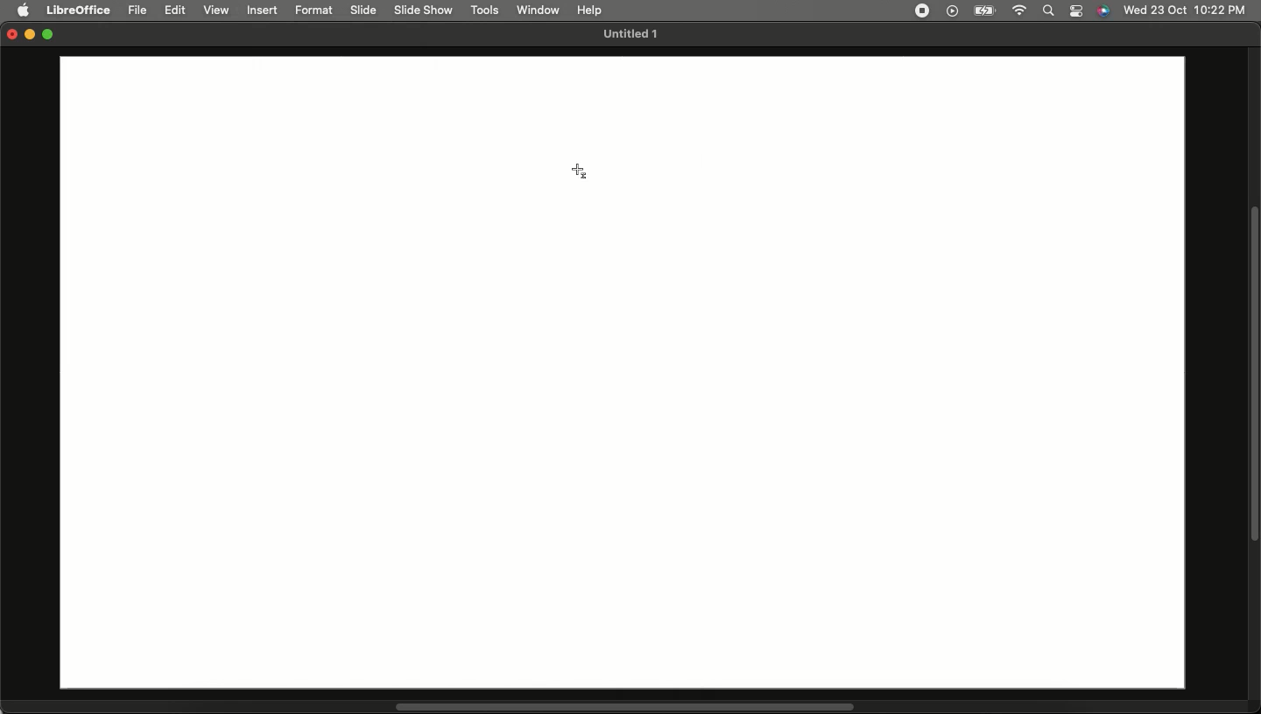 The width and height of the screenshot is (1261, 714). Describe the element at coordinates (950, 11) in the screenshot. I see `Video player` at that location.